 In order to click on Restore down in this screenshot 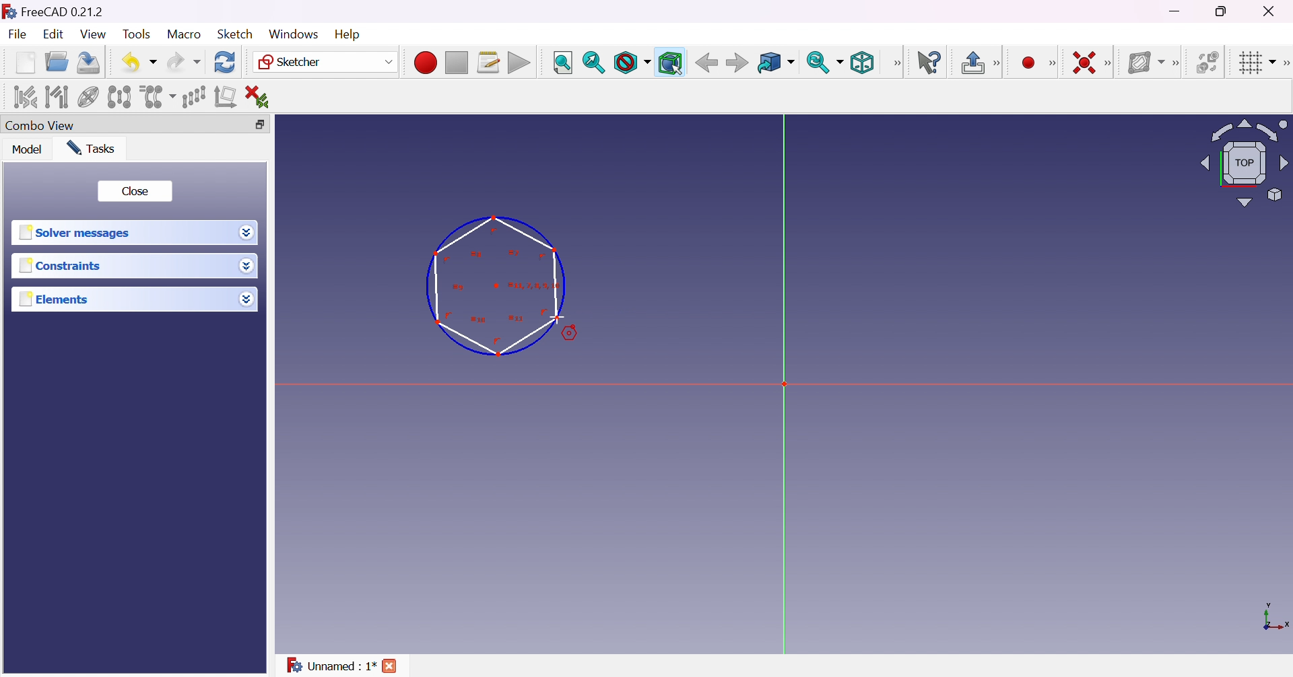, I will do `click(267, 124)`.